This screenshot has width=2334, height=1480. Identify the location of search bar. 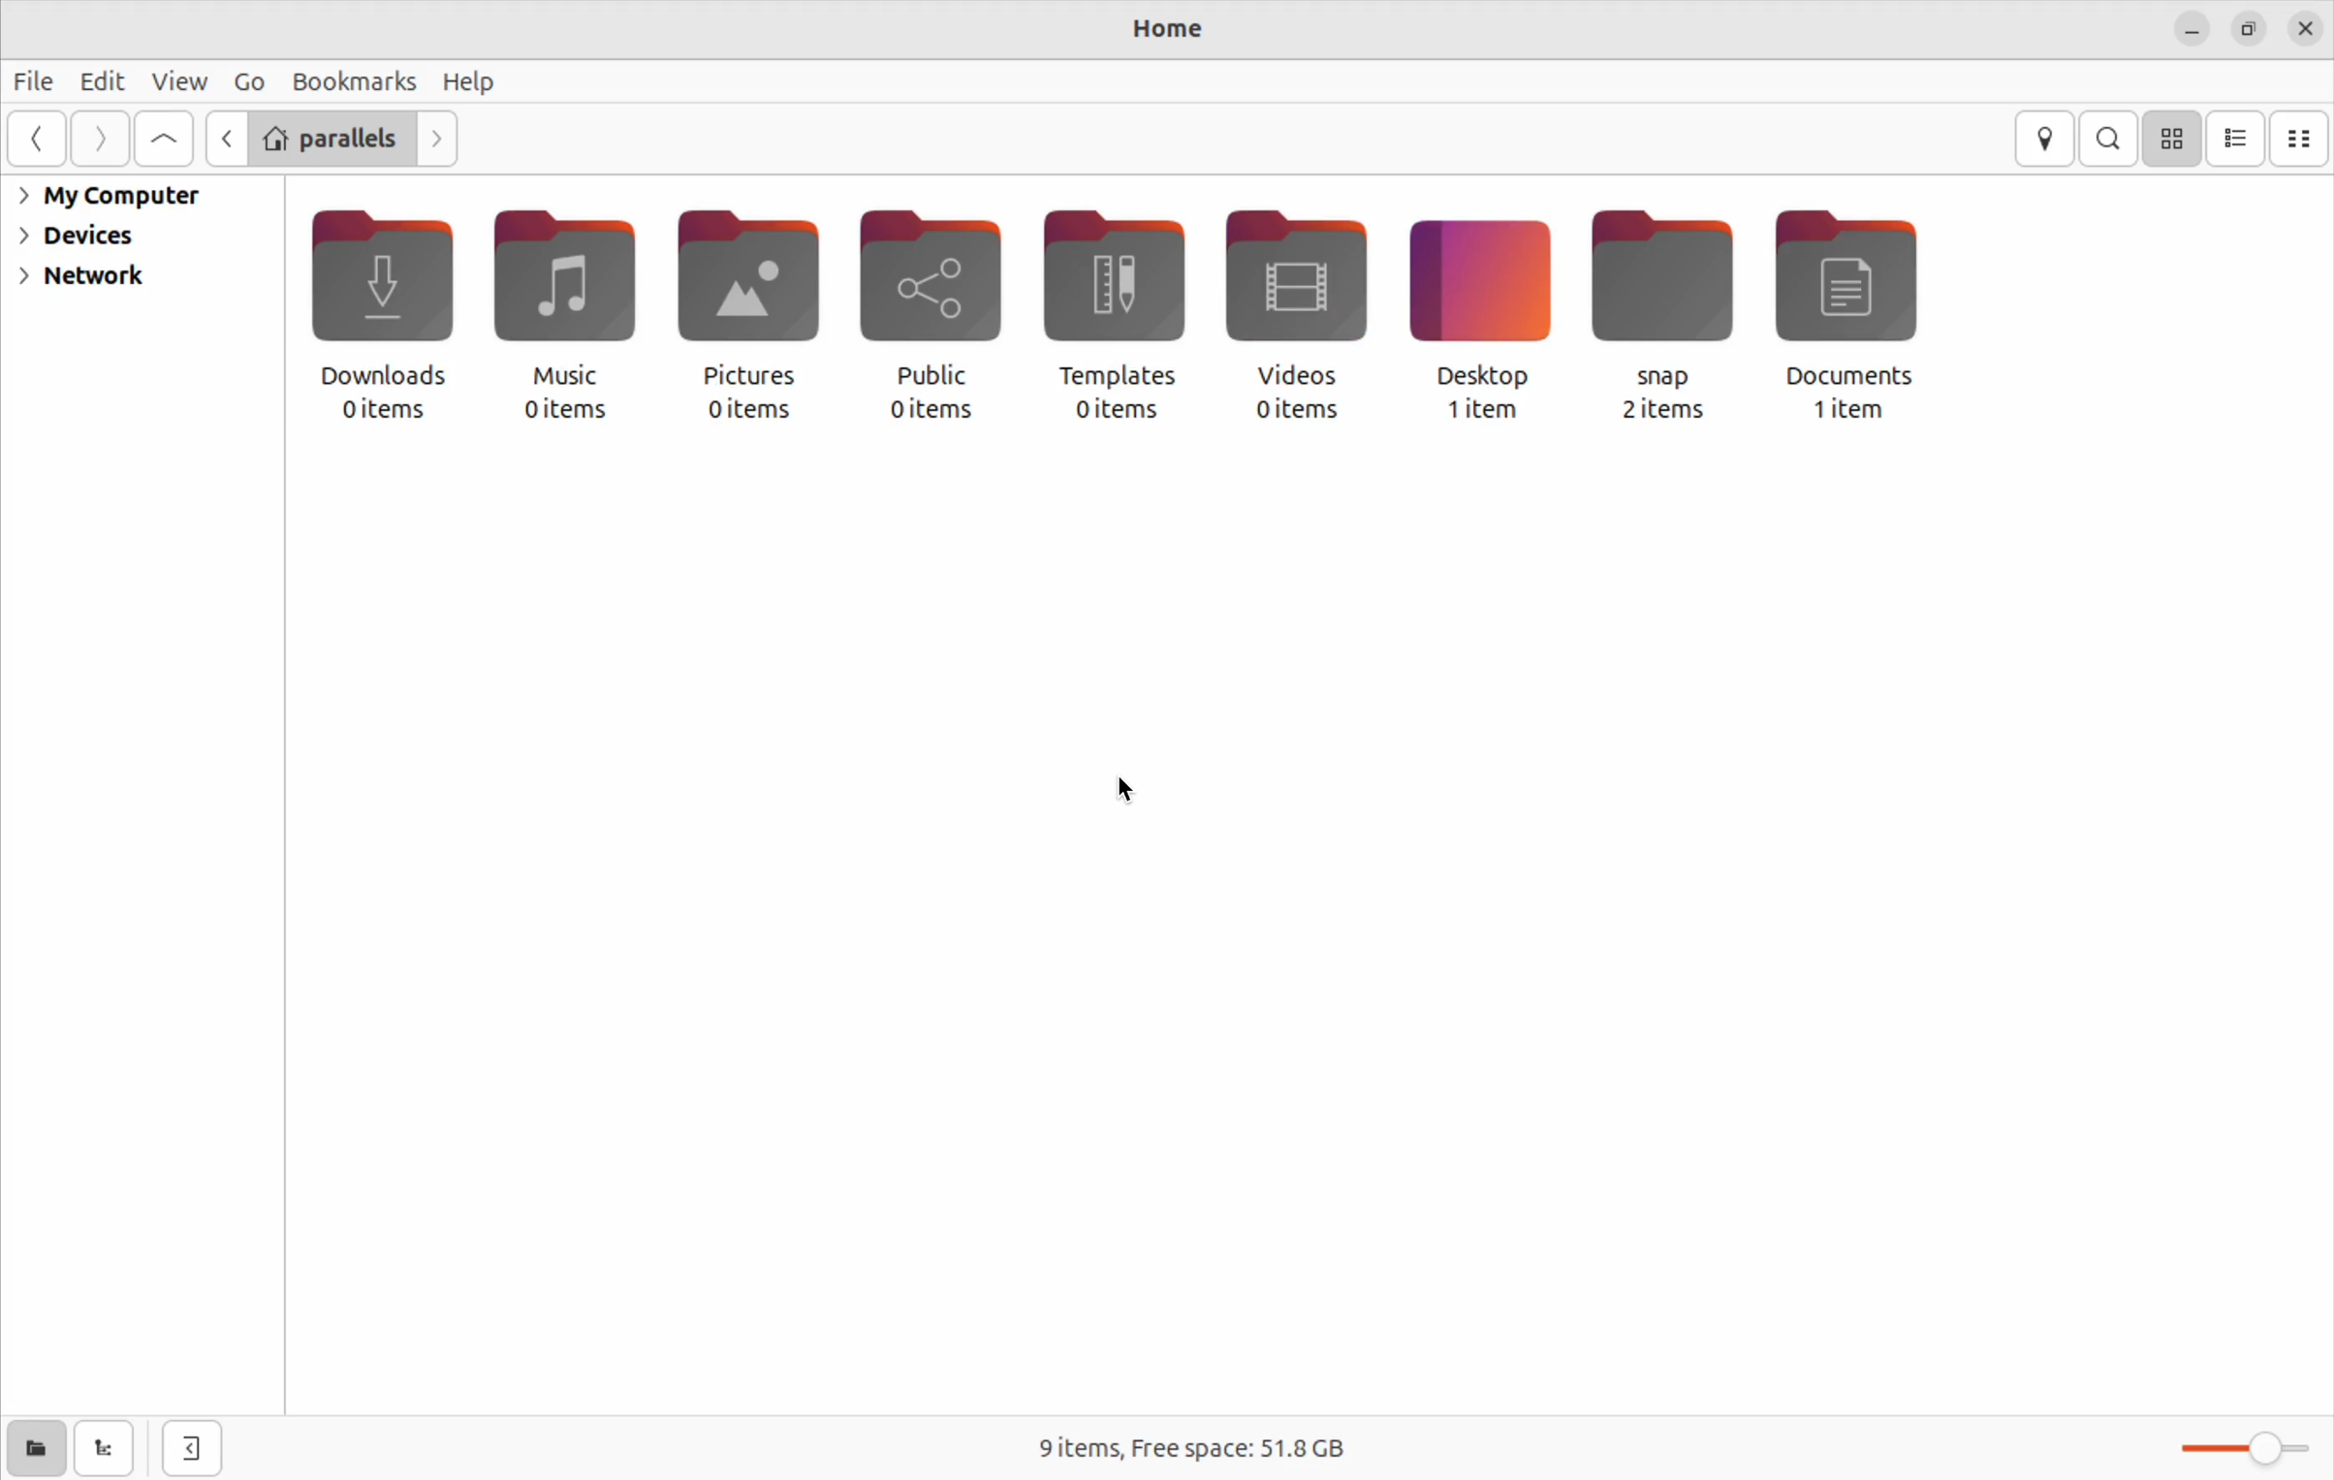
(2111, 137).